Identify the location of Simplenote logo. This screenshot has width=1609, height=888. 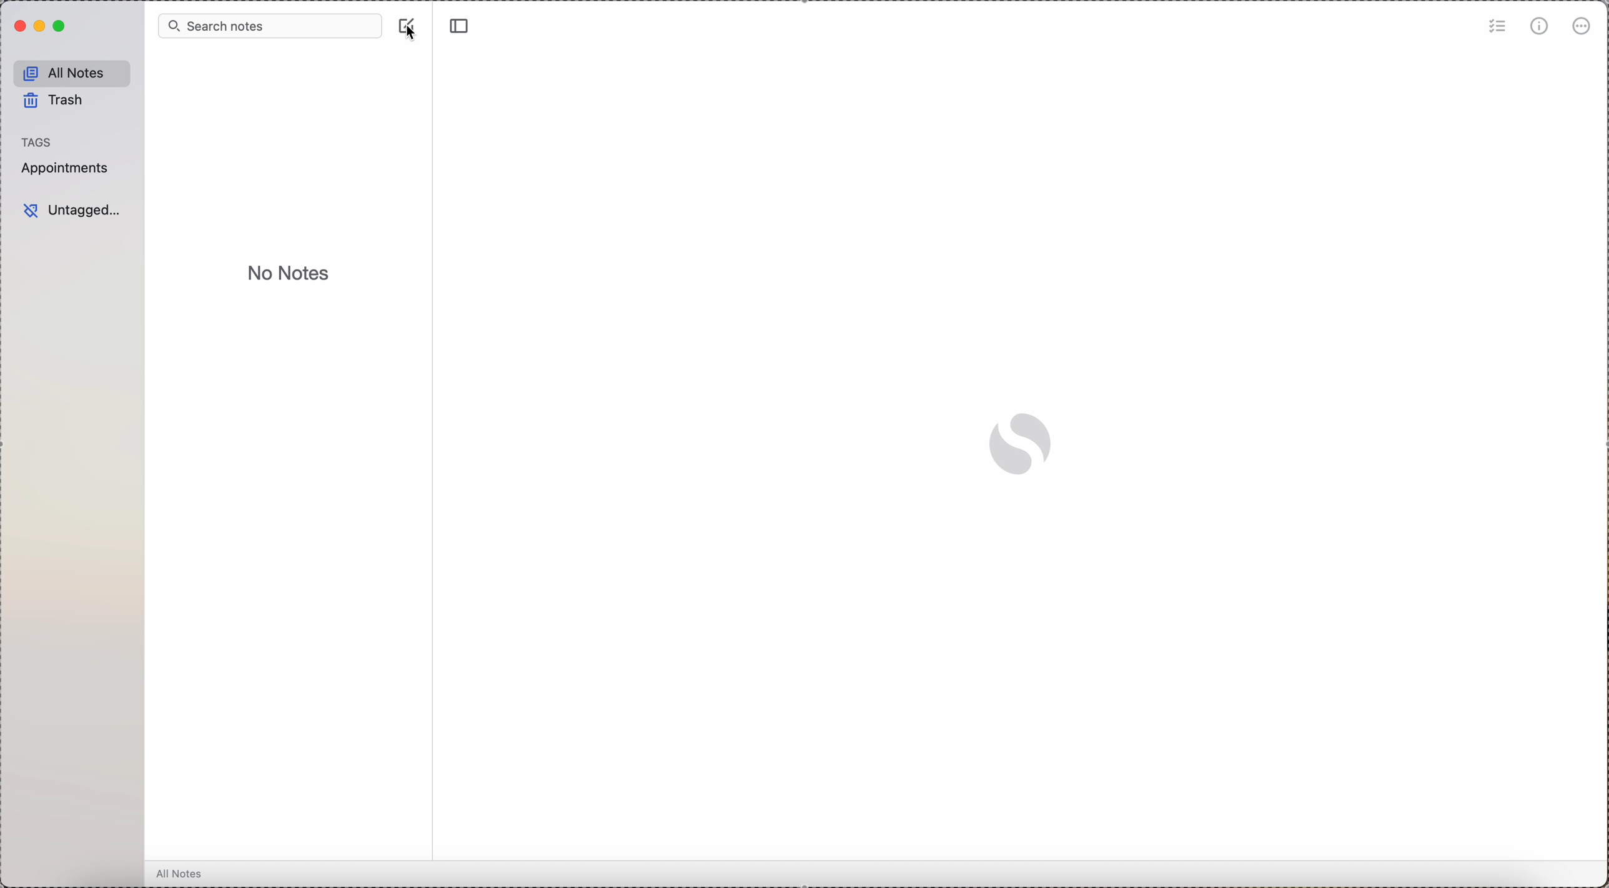
(1022, 445).